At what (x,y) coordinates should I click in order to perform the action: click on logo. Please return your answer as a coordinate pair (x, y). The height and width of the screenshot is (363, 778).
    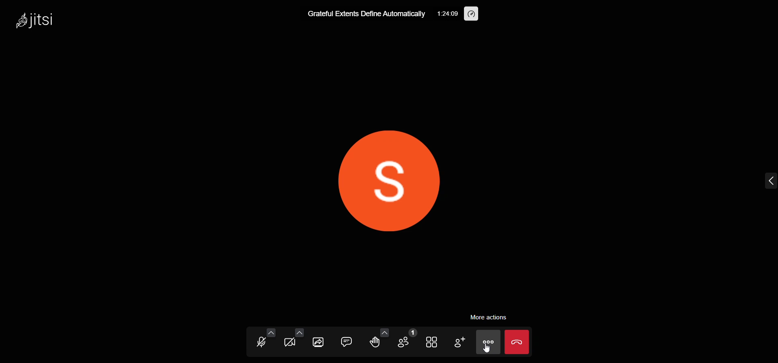
    Looking at the image, I should click on (36, 21).